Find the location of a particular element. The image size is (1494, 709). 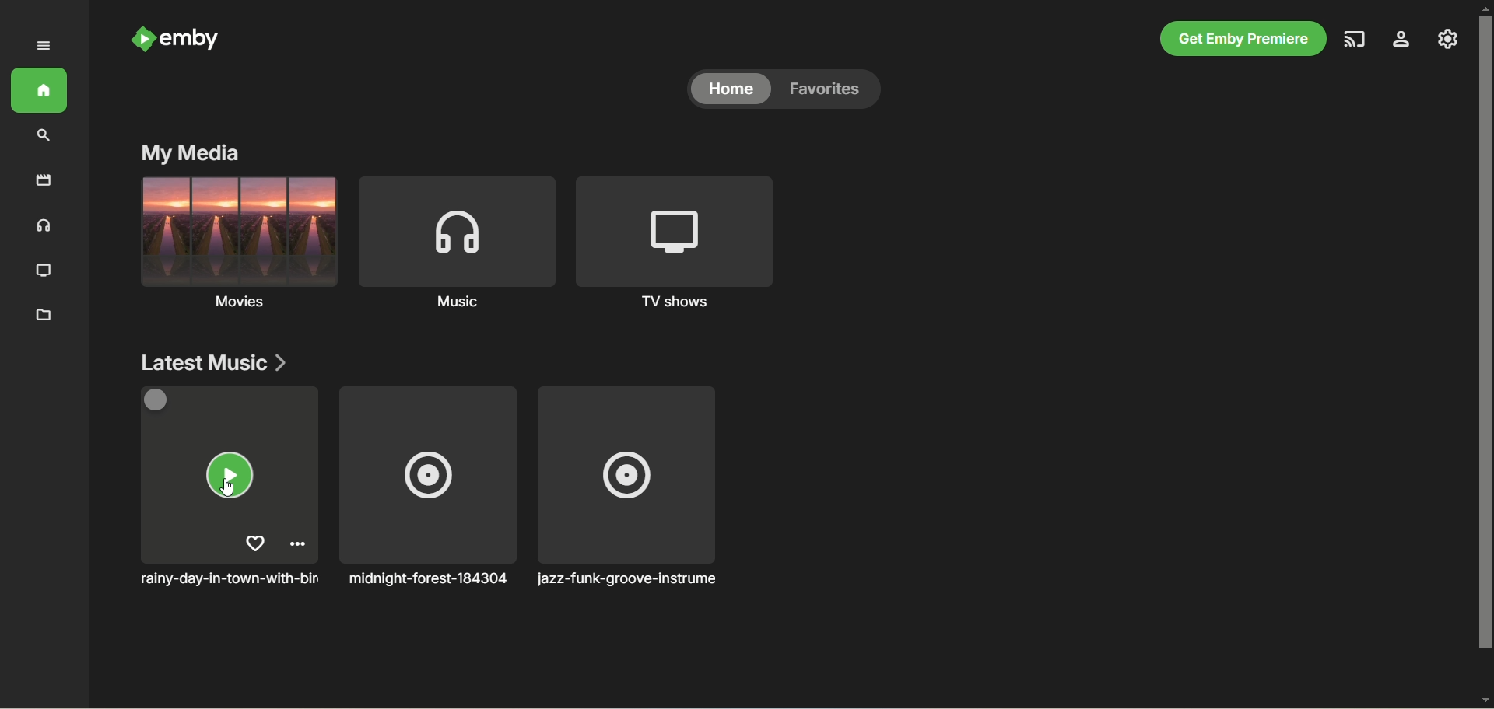

manage emby server is located at coordinates (1449, 41).